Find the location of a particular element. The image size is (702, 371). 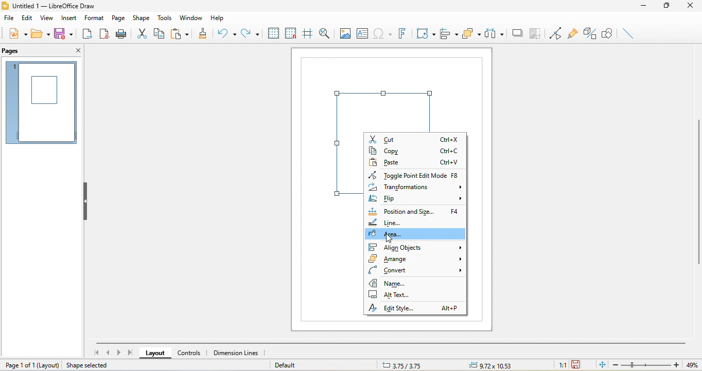

dimension lines is located at coordinates (238, 353).